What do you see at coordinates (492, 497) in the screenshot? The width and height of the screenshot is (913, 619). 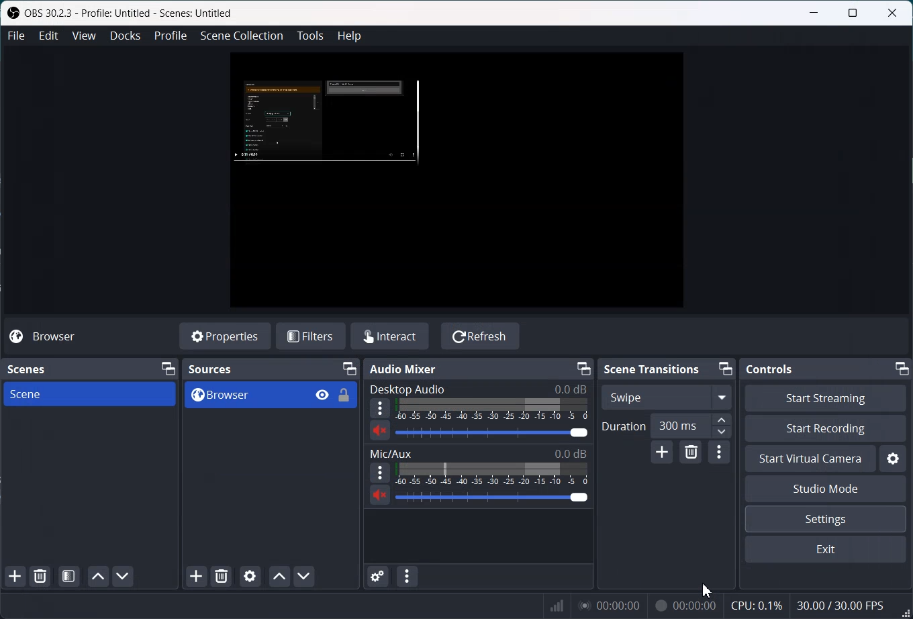 I see `Volume Adjuster` at bounding box center [492, 497].